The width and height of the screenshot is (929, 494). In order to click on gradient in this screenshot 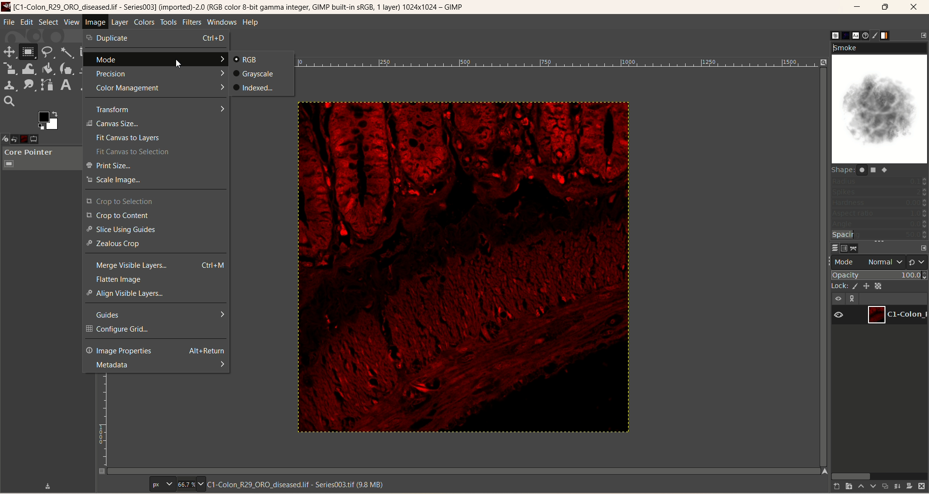, I will do `click(885, 36)`.